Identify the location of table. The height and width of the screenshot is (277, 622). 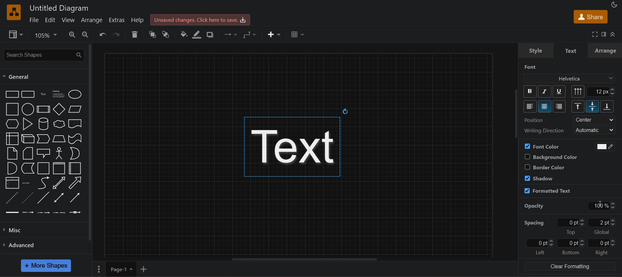
(298, 33).